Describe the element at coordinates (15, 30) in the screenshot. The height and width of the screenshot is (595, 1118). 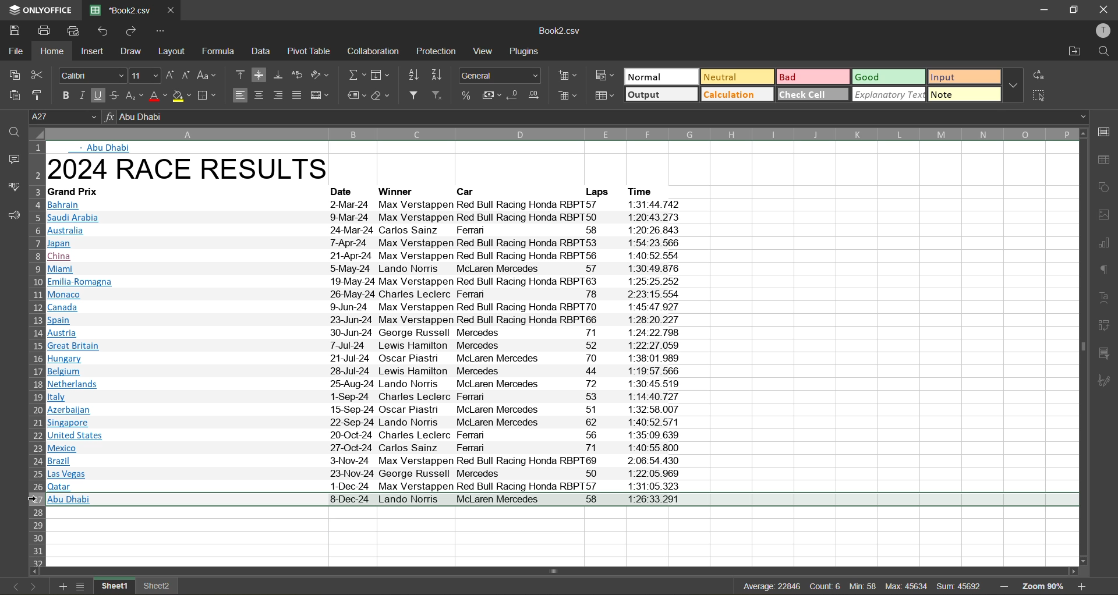
I see `save` at that location.